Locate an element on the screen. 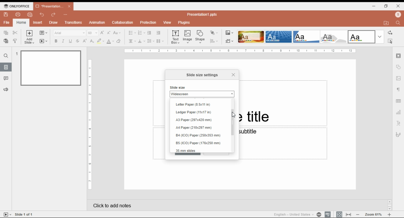 This screenshot has height=218, width=404. comments is located at coordinates (6, 78).